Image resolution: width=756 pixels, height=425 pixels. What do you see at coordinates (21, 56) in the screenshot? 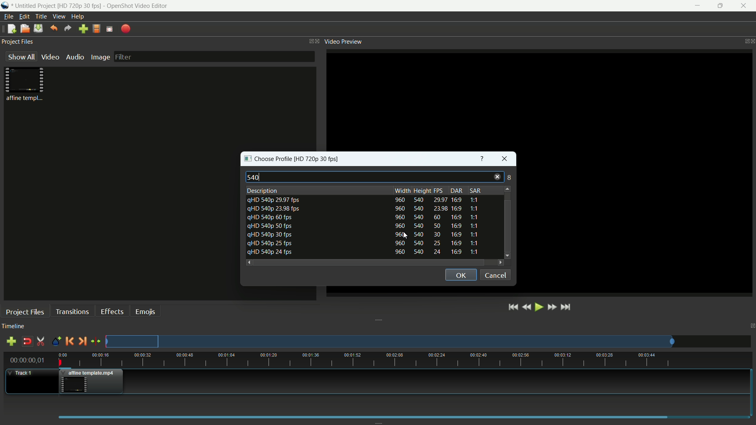
I see `show all` at bounding box center [21, 56].